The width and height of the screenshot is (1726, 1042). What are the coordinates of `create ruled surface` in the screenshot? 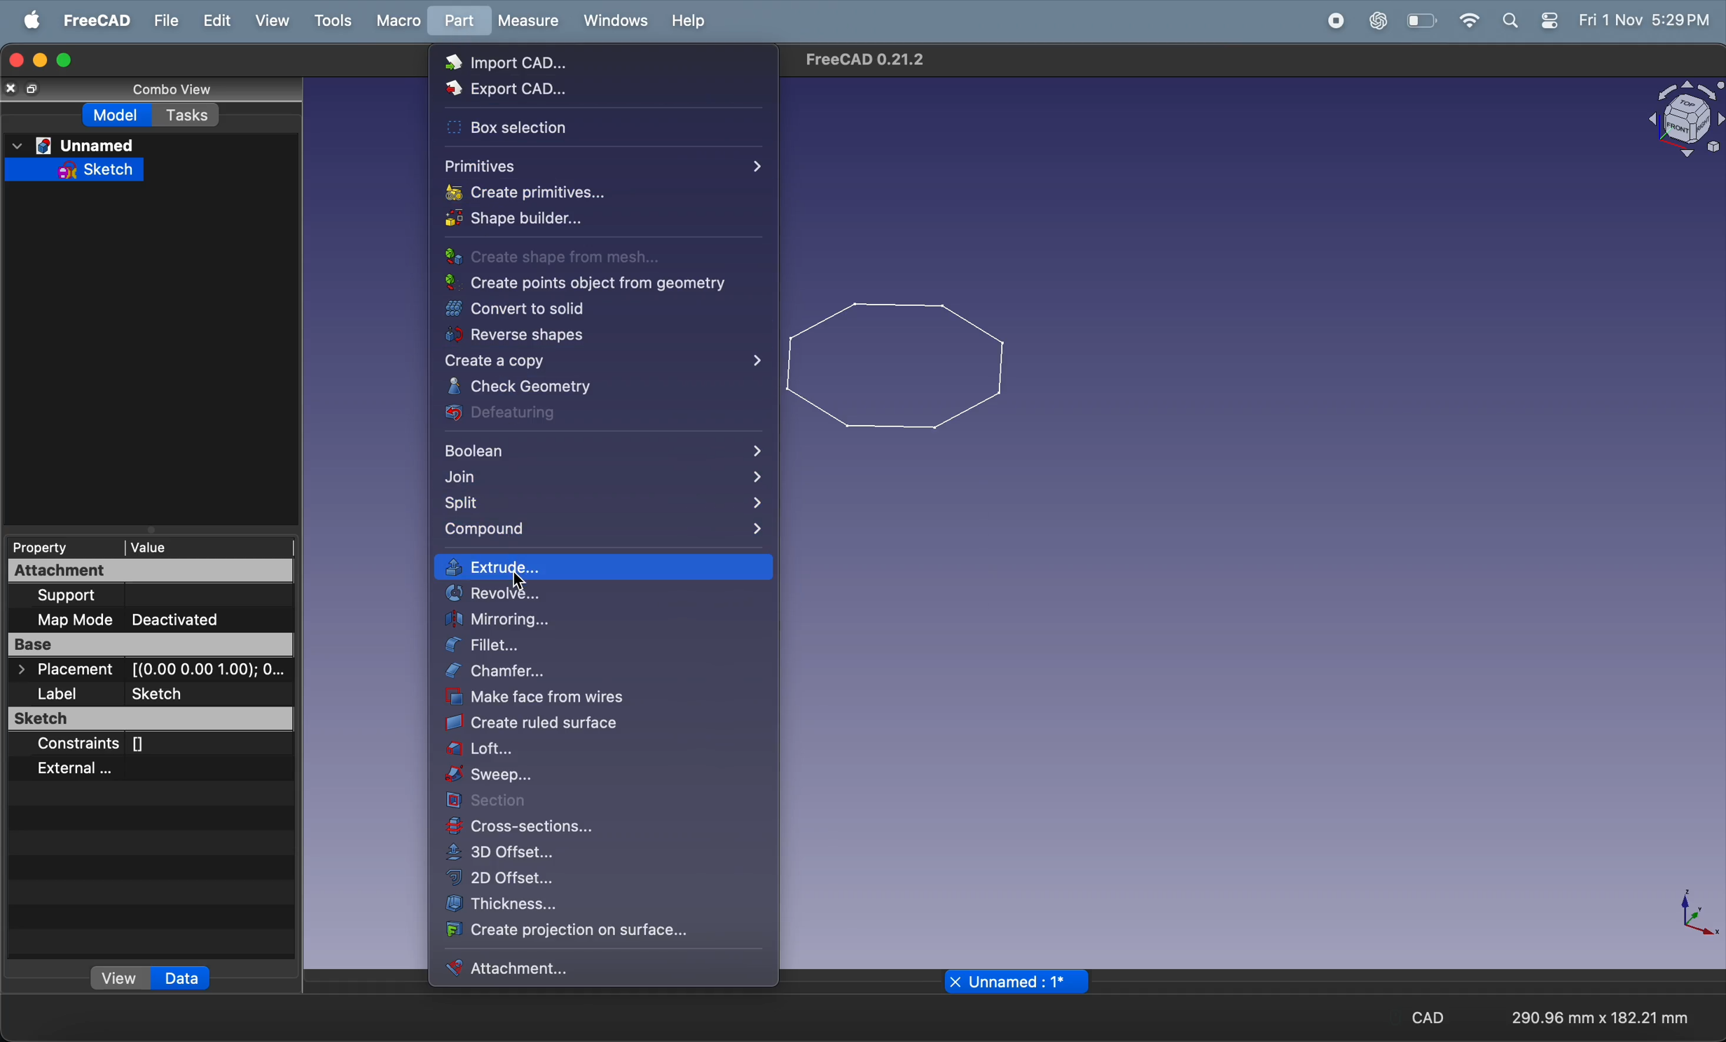 It's located at (591, 723).